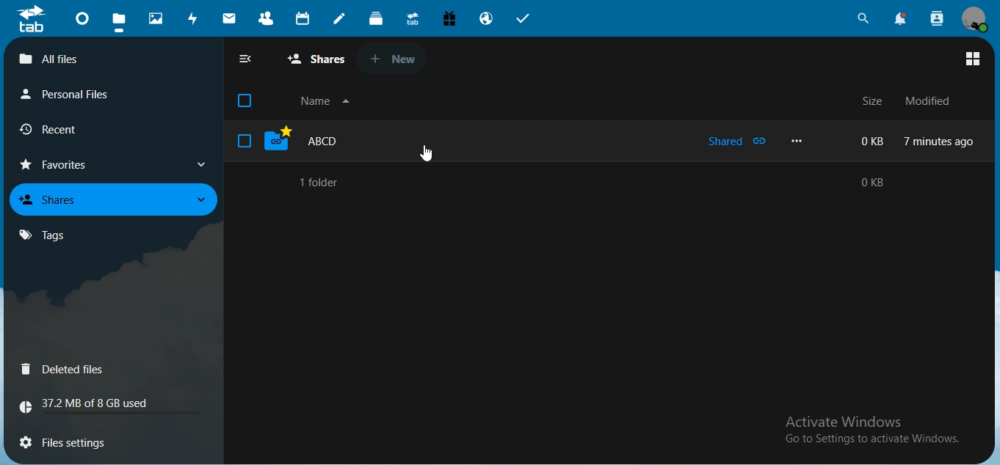 This screenshot has width=1000, height=465. Describe the element at coordinates (350, 143) in the screenshot. I see `ABC` at that location.